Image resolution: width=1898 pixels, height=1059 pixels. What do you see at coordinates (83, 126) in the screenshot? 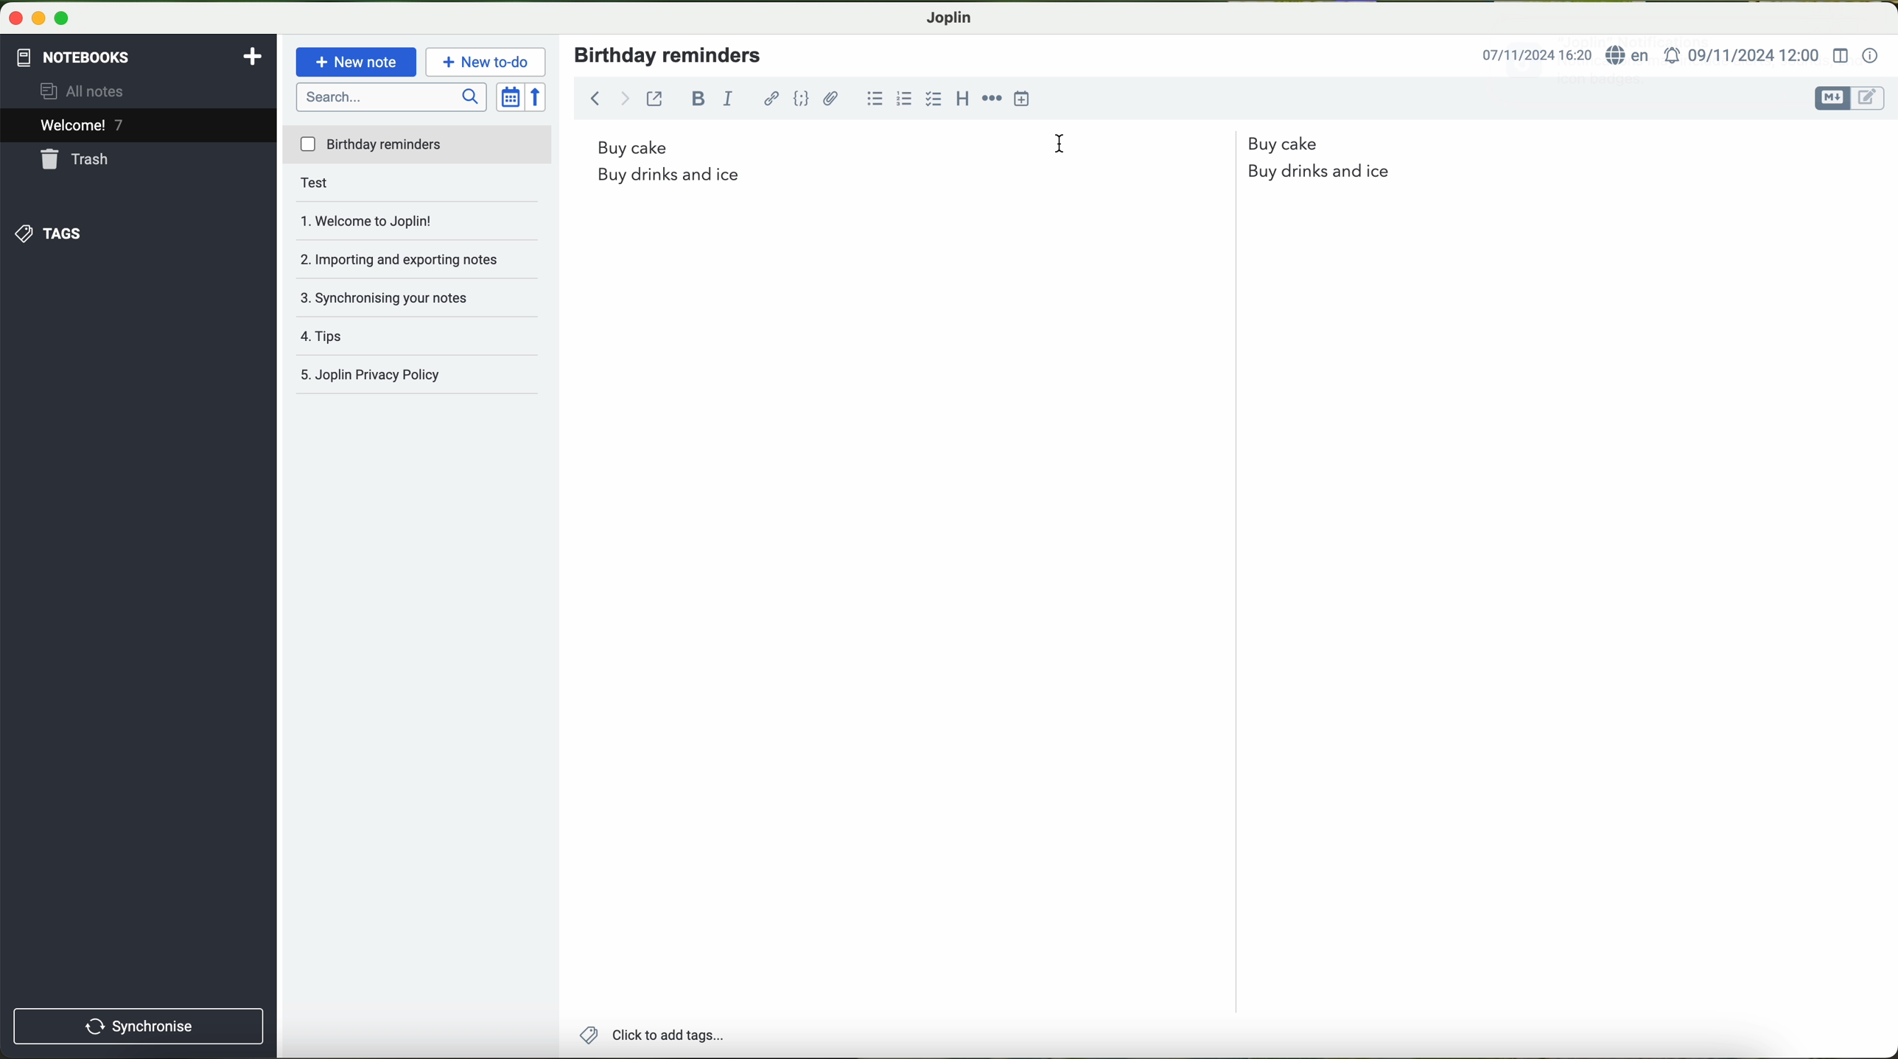
I see `welcome 6` at bounding box center [83, 126].